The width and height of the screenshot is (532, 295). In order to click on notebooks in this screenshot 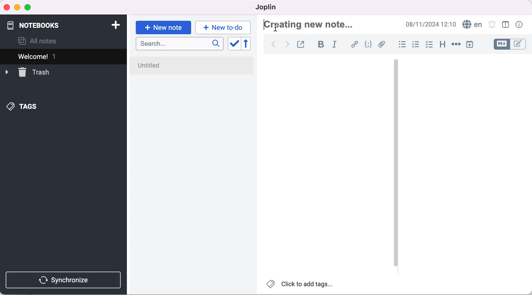, I will do `click(41, 24)`.